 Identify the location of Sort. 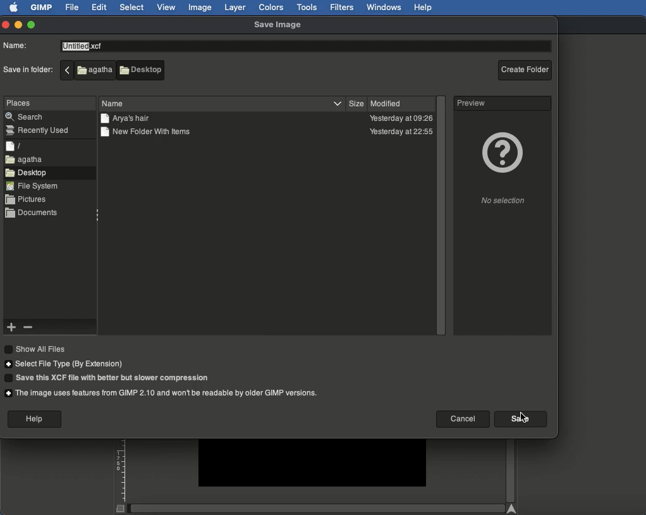
(336, 102).